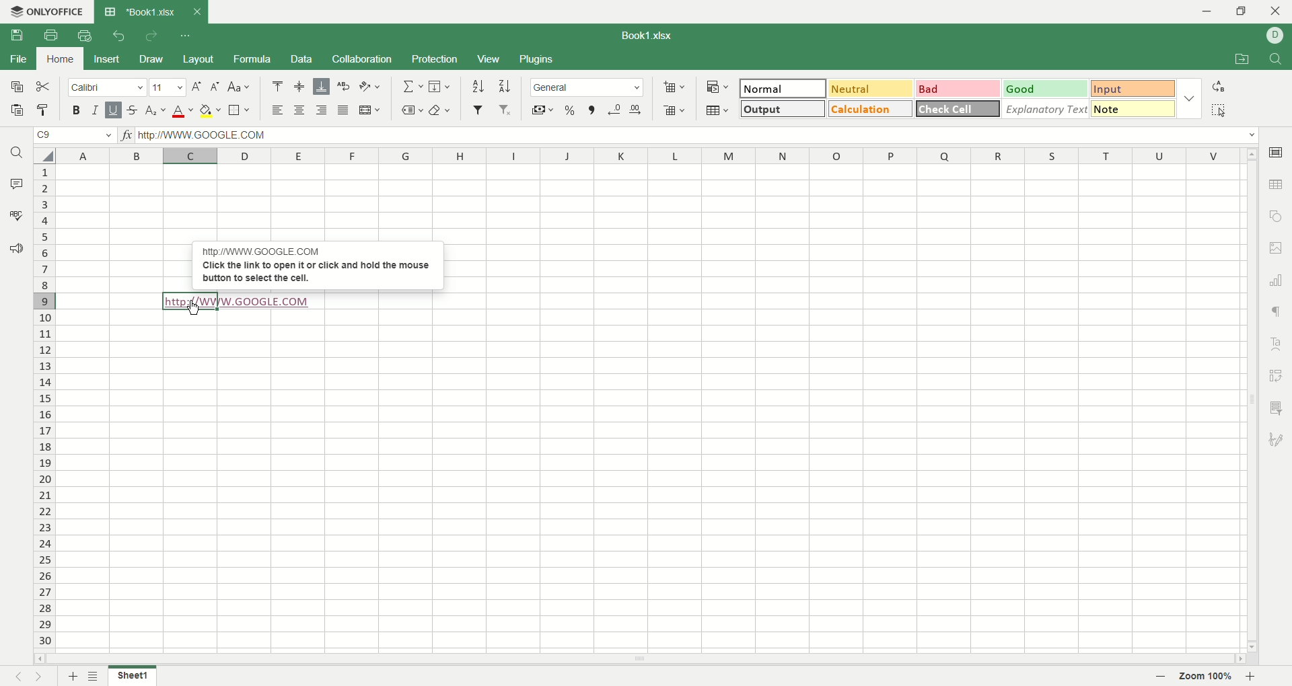 This screenshot has width=1292, height=686. I want to click on font color, so click(184, 110).